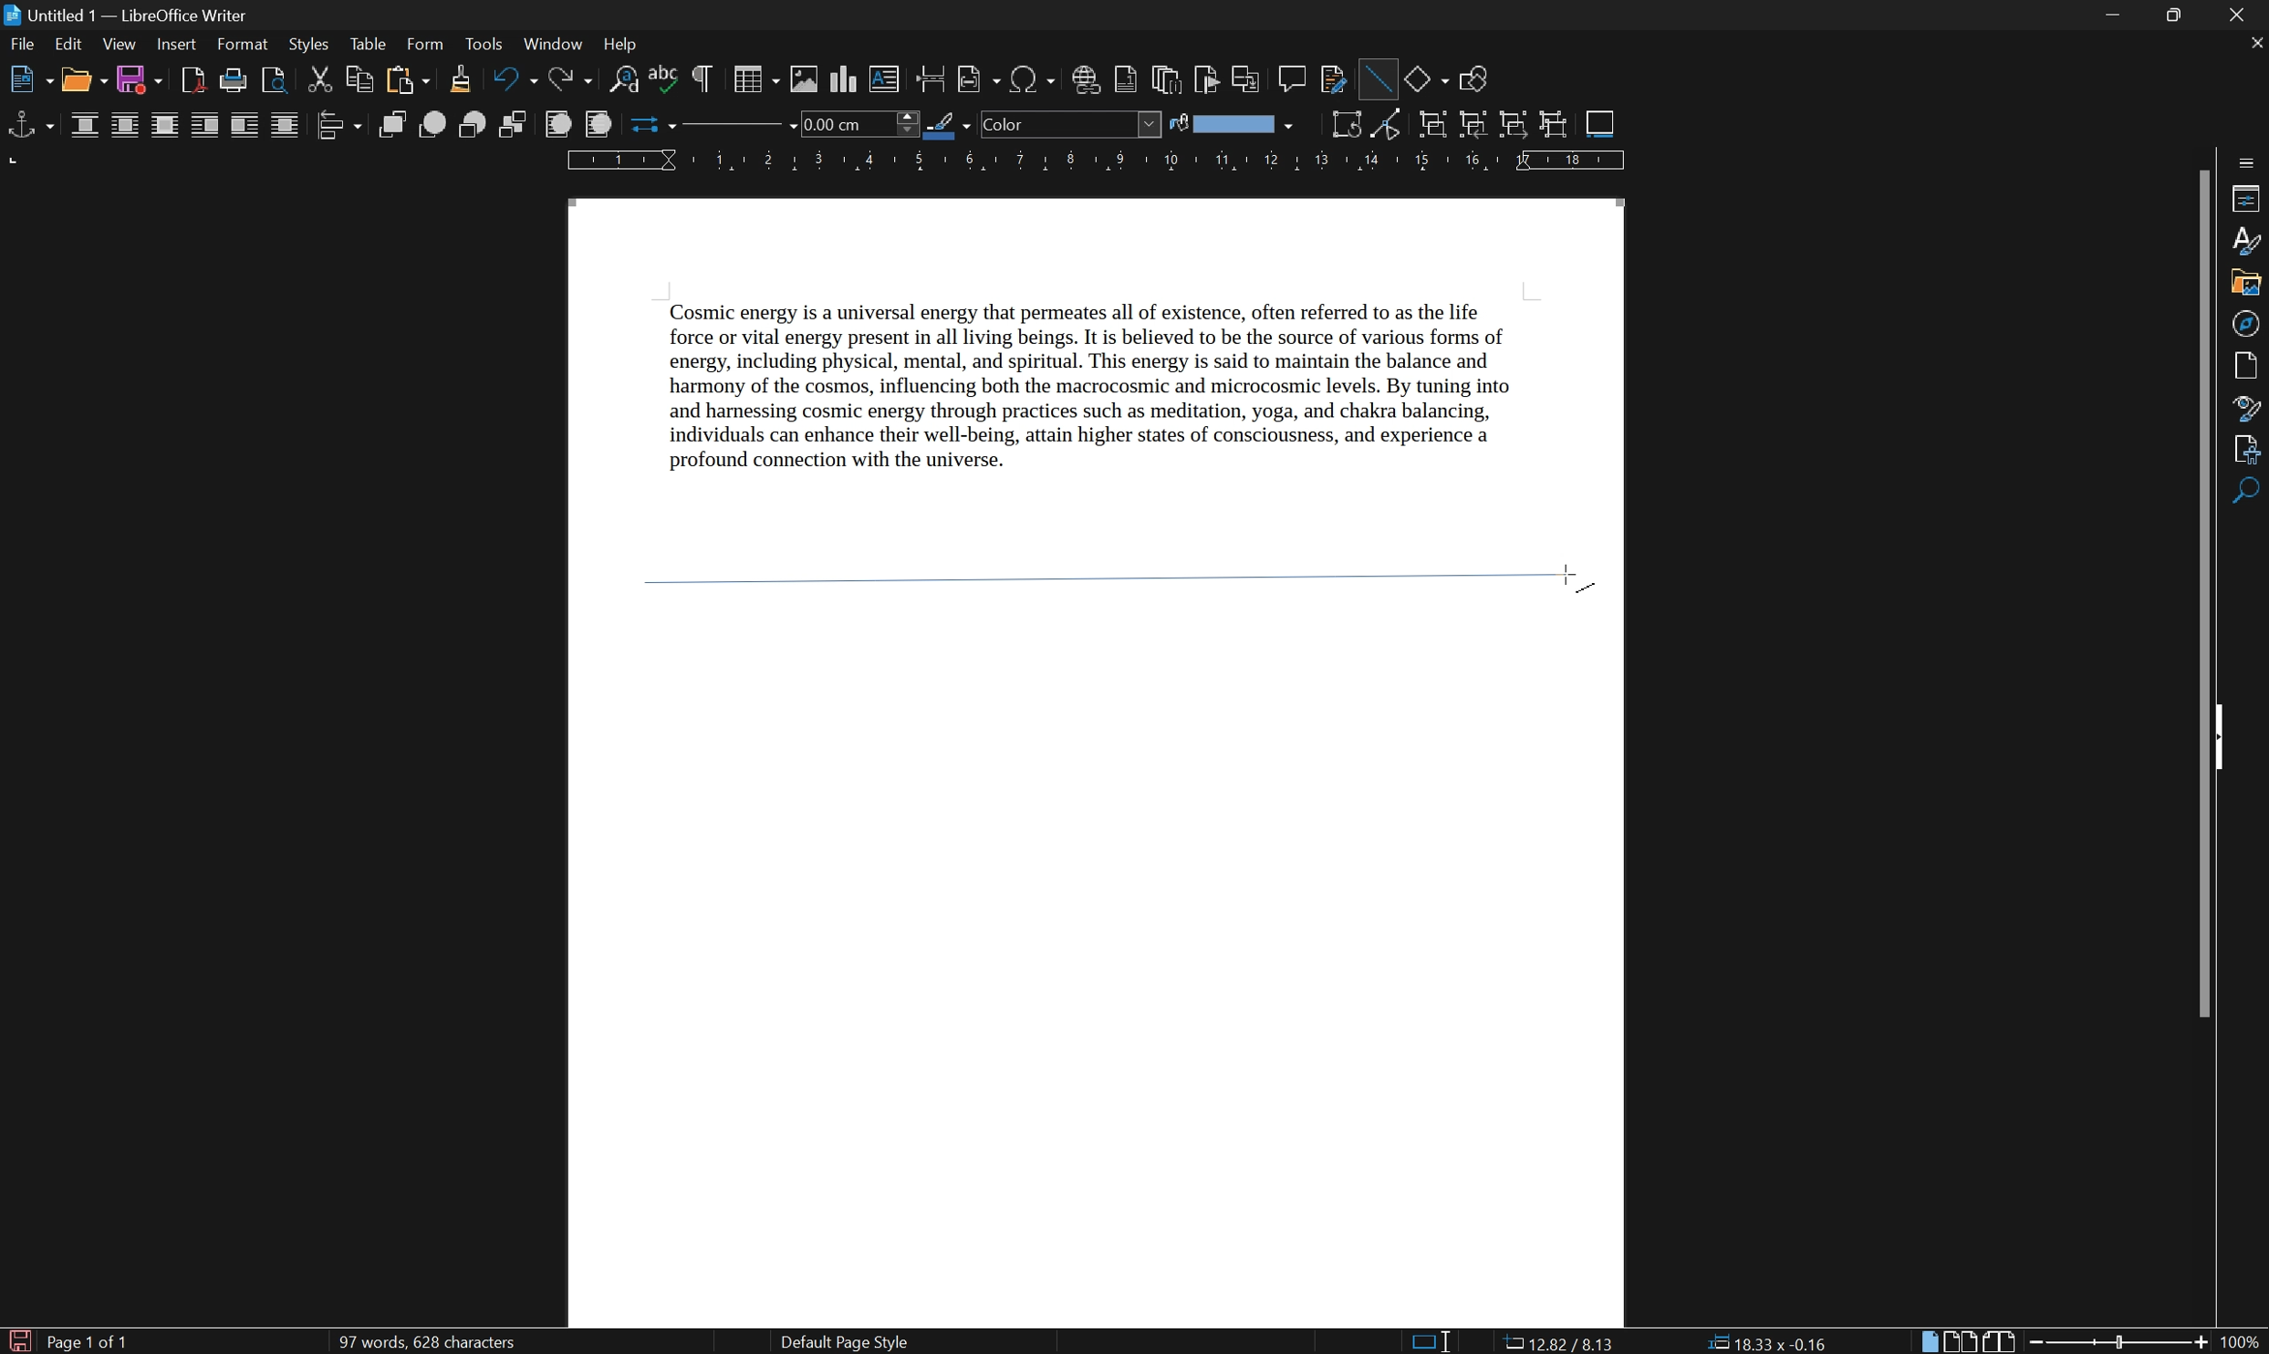 The width and height of the screenshot is (2269, 1354). What do you see at coordinates (475, 125) in the screenshot?
I see `back one` at bounding box center [475, 125].